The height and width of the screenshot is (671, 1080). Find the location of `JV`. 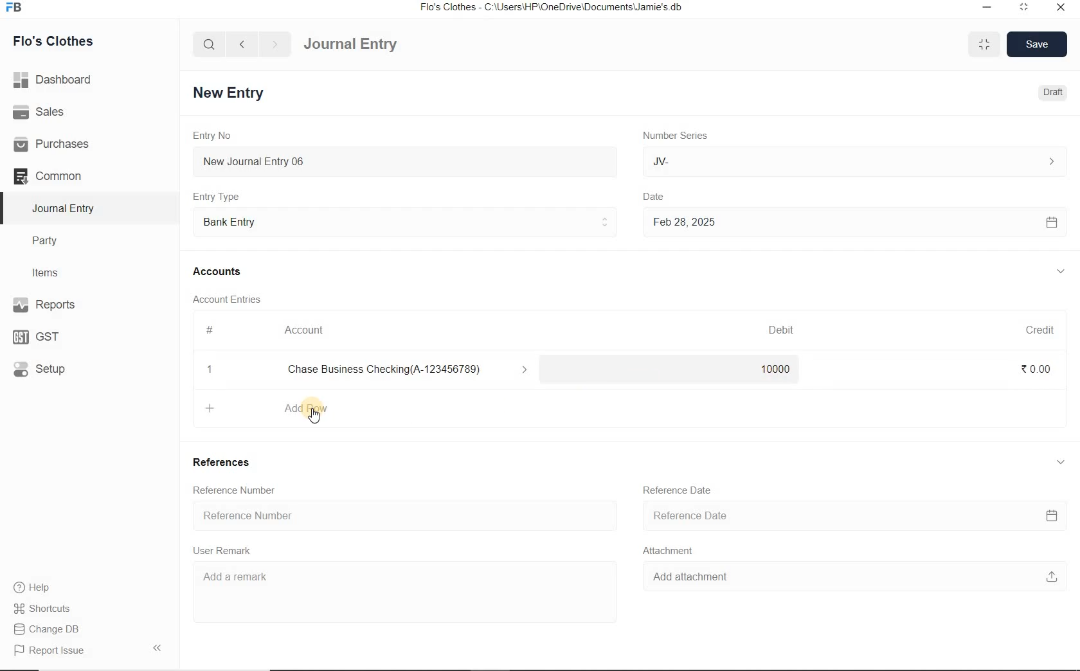

JV is located at coordinates (852, 161).